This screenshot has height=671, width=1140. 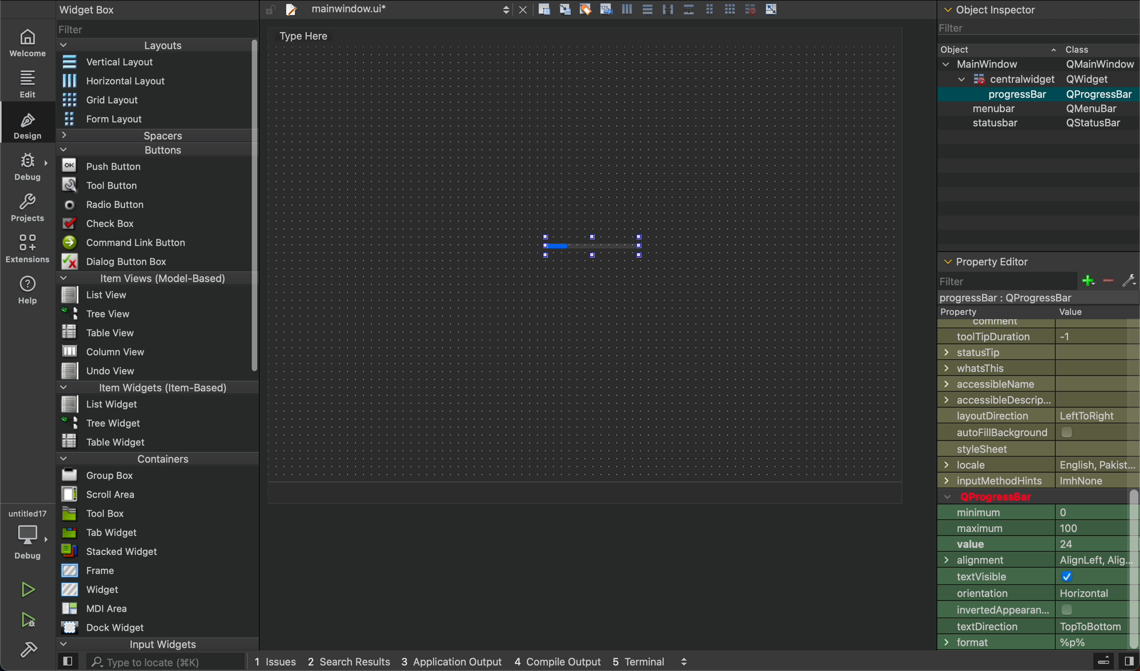 What do you see at coordinates (1128, 661) in the screenshot?
I see `close sidebar` at bounding box center [1128, 661].